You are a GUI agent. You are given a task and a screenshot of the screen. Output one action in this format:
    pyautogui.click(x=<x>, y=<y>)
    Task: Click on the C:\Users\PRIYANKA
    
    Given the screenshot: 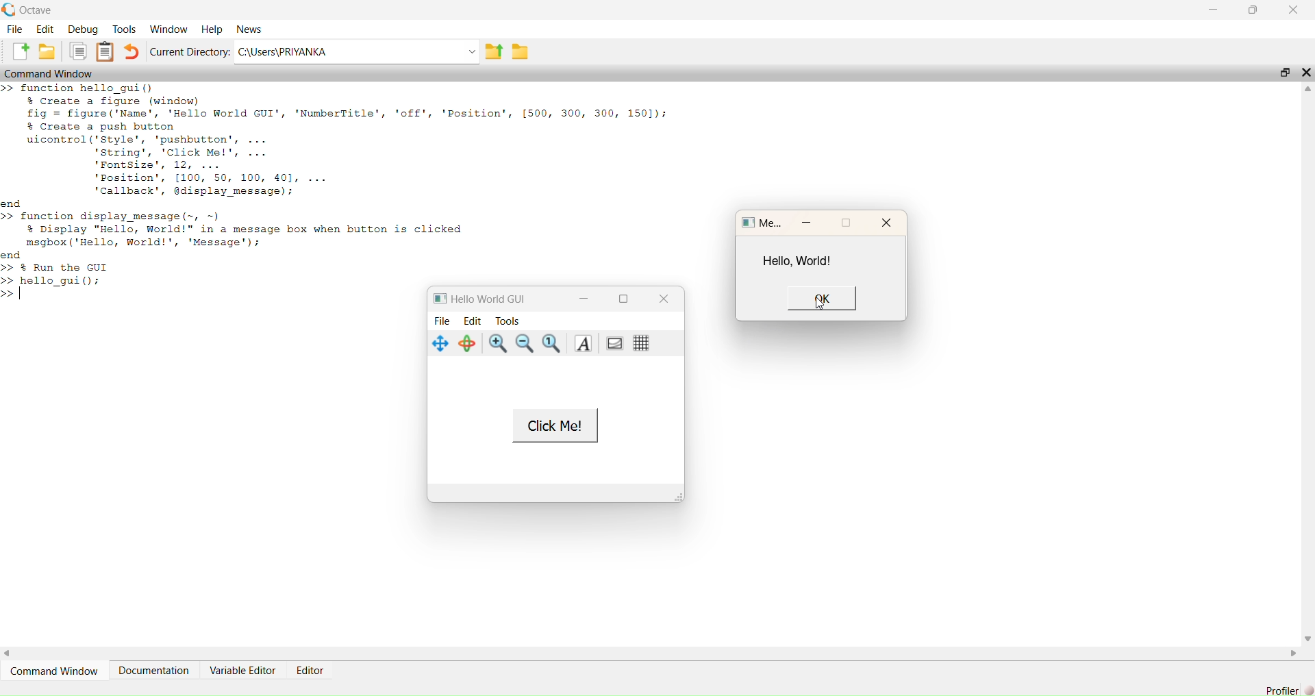 What is the action you would take?
    pyautogui.click(x=298, y=51)
    